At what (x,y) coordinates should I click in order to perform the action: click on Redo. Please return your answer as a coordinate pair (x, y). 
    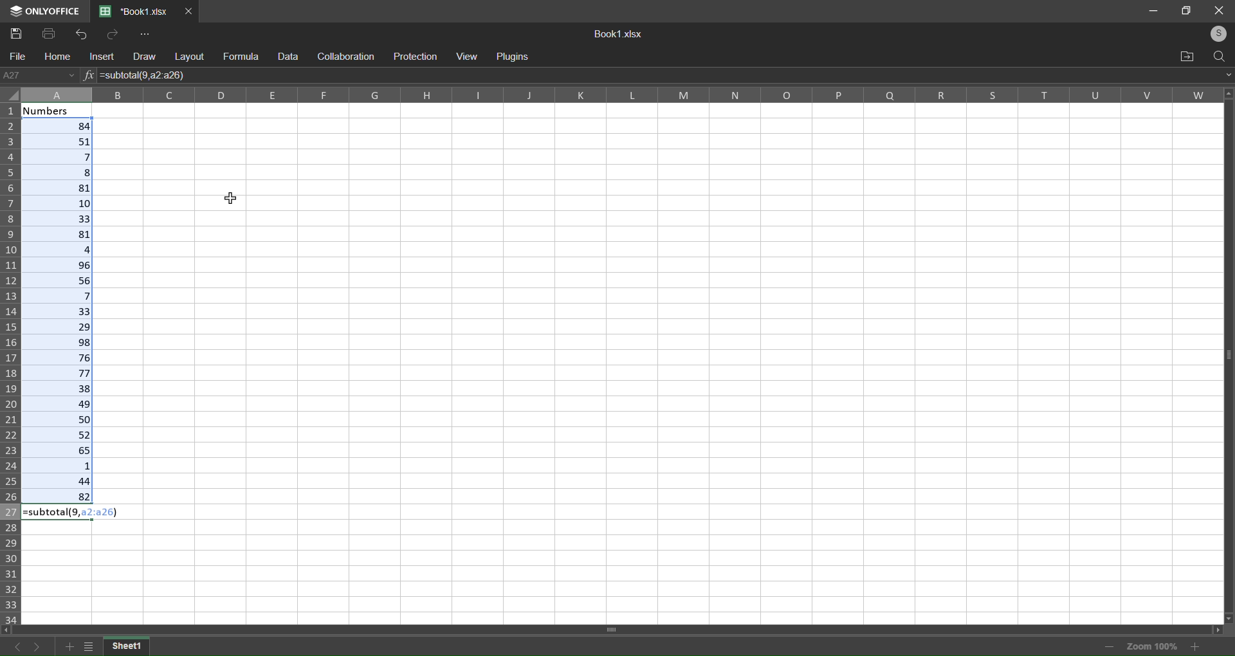
    Looking at the image, I should click on (114, 34).